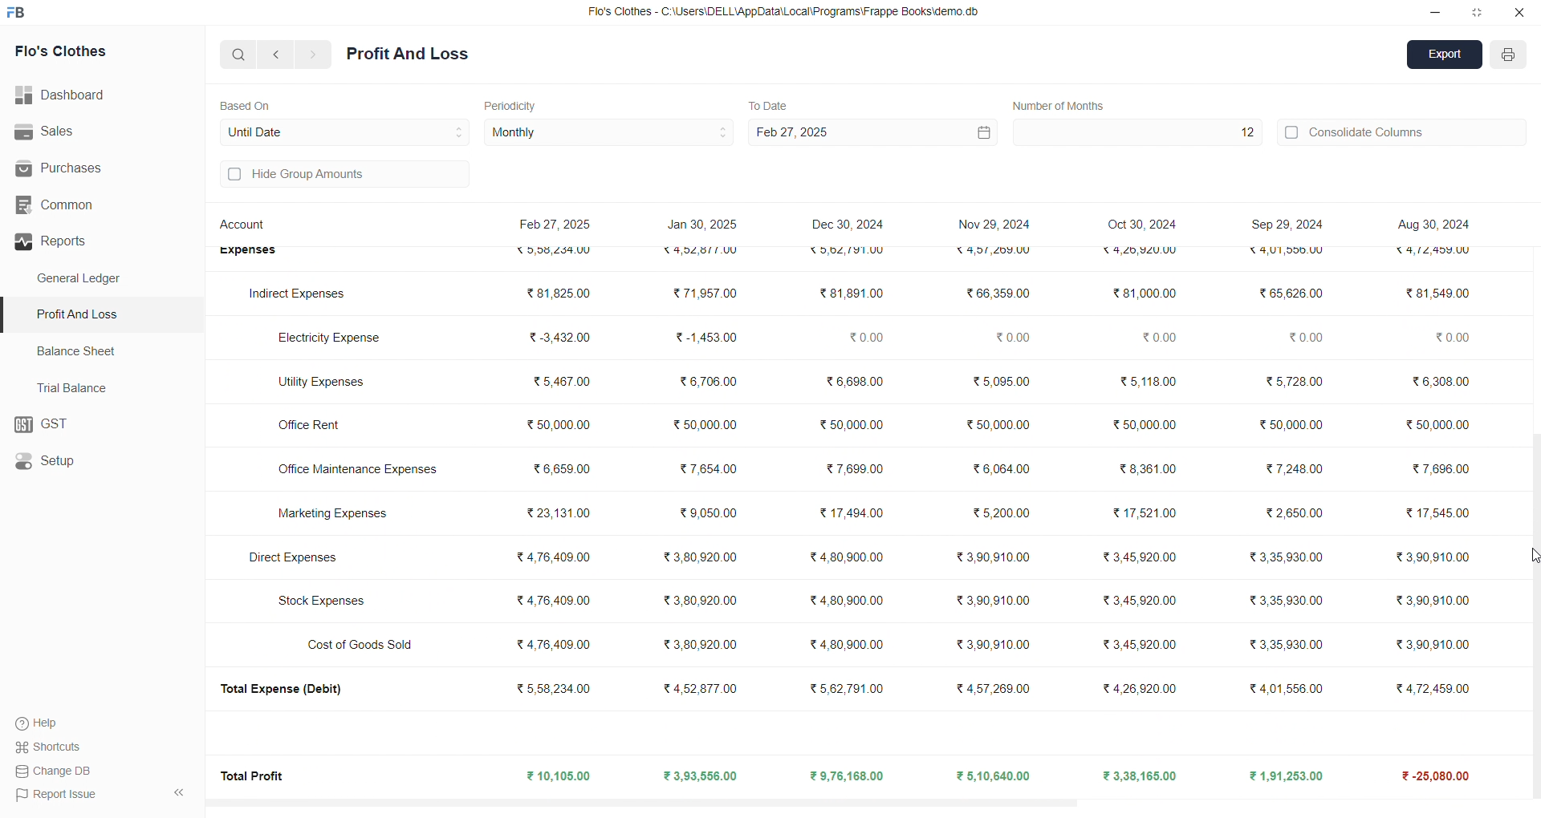 This screenshot has width=1541, height=818. I want to click on Direct Expenses, so click(290, 557).